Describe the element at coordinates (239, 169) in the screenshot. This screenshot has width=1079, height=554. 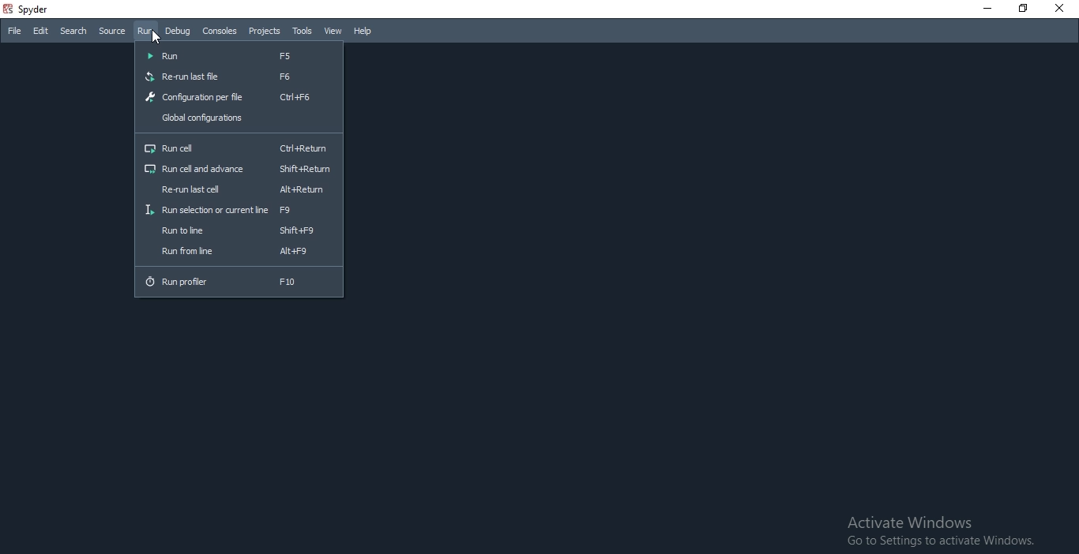
I see `run cell and advance` at that location.